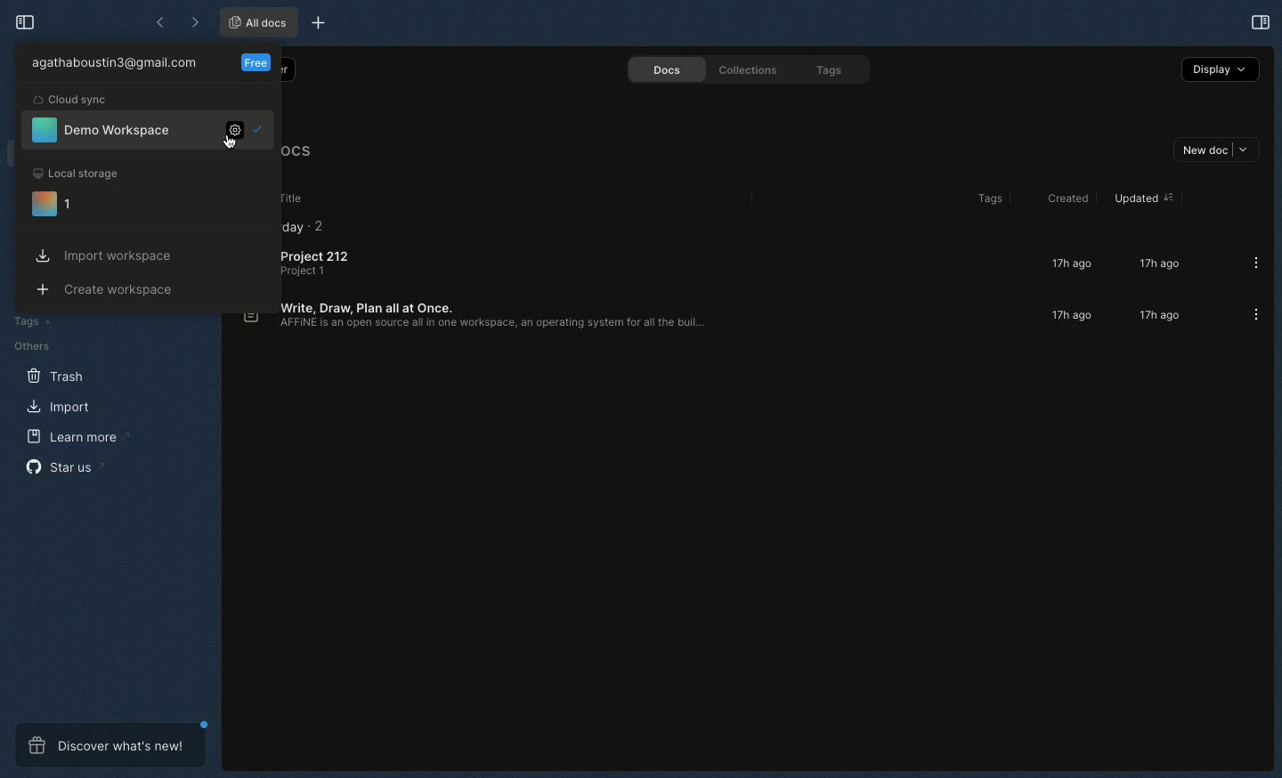 This screenshot has height=778, width=1282. Describe the element at coordinates (28, 321) in the screenshot. I see `Tags` at that location.